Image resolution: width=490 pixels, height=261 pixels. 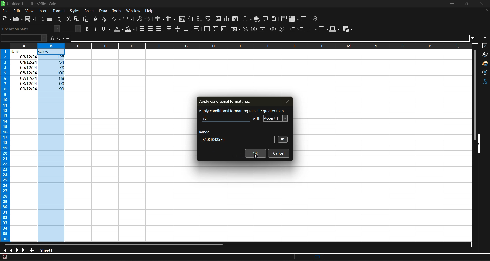 What do you see at coordinates (44, 11) in the screenshot?
I see `insert` at bounding box center [44, 11].